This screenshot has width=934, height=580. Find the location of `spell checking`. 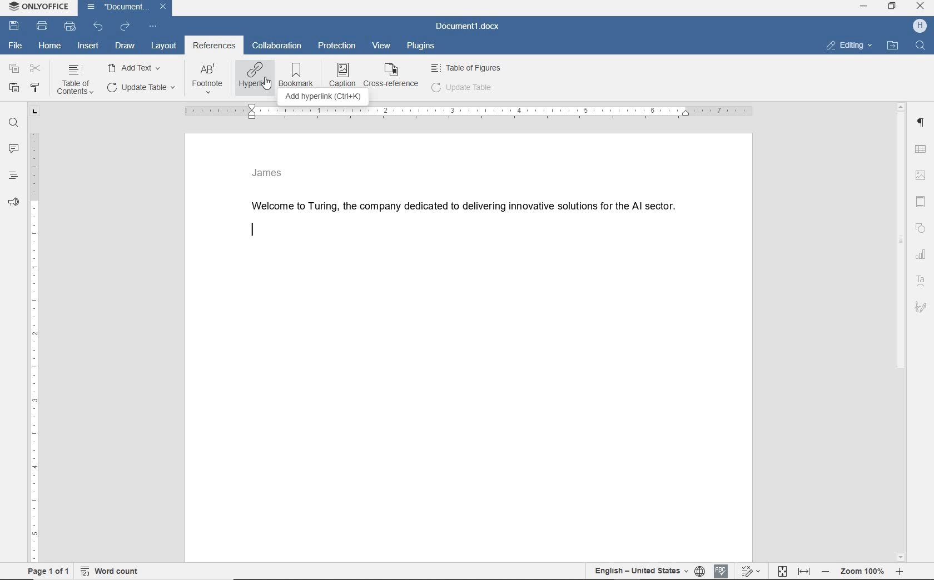

spell checking is located at coordinates (721, 571).